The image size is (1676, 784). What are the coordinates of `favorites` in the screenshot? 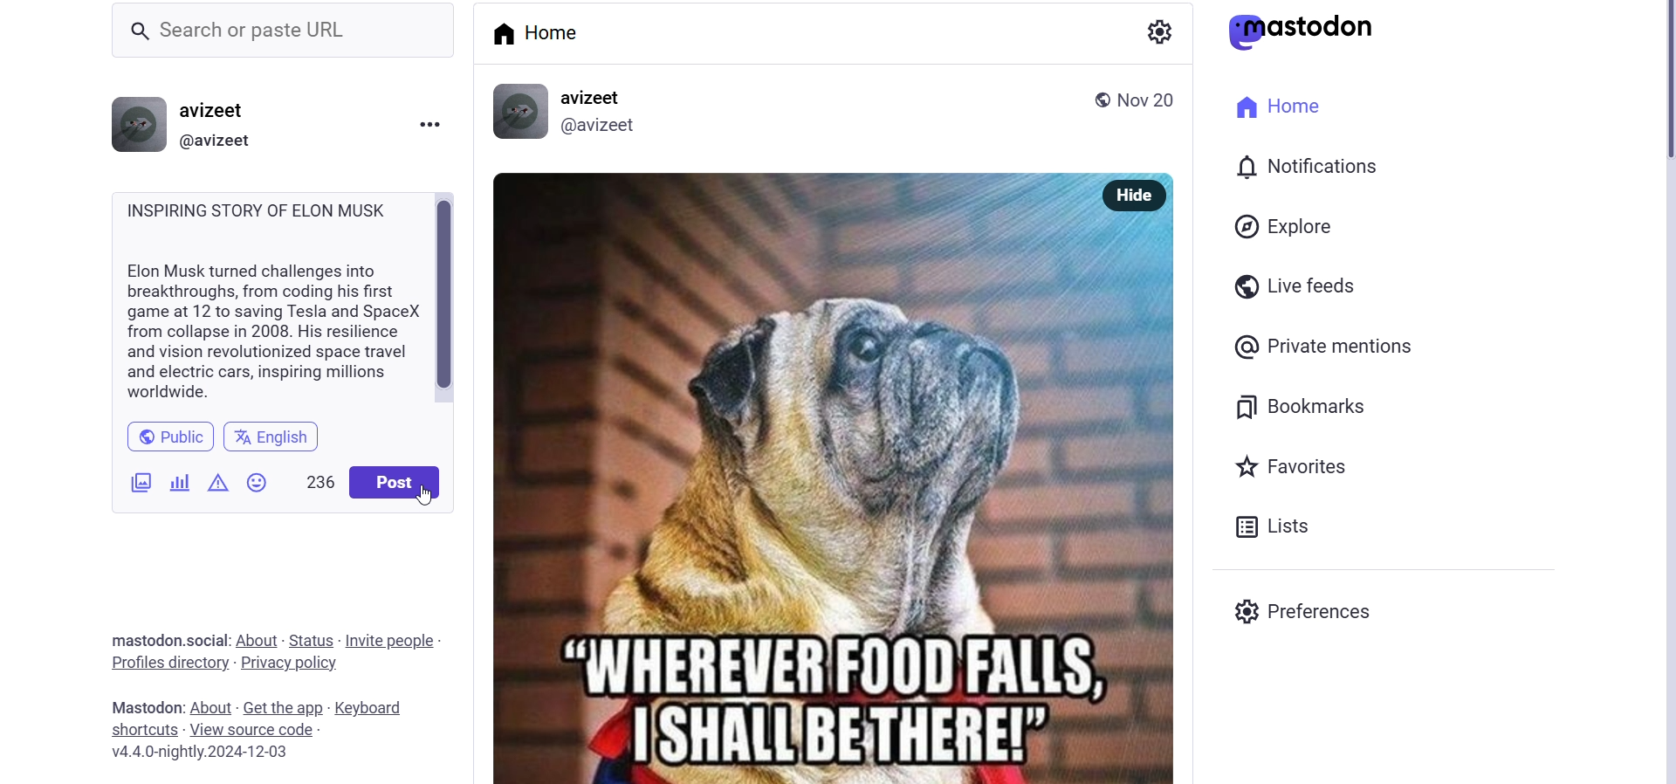 It's located at (1295, 464).